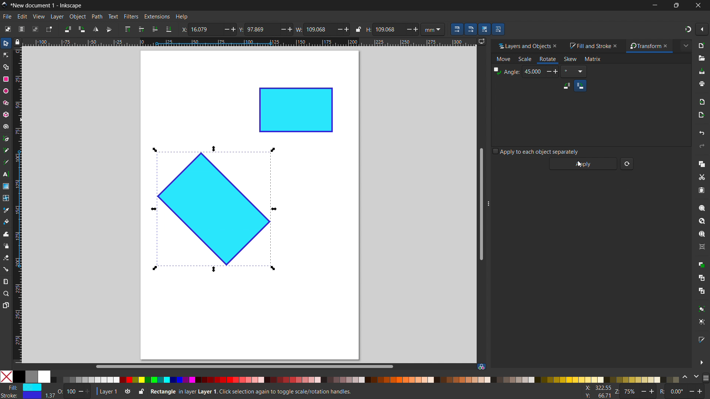 The image size is (710, 399). What do you see at coordinates (156, 16) in the screenshot?
I see `extensions` at bounding box center [156, 16].